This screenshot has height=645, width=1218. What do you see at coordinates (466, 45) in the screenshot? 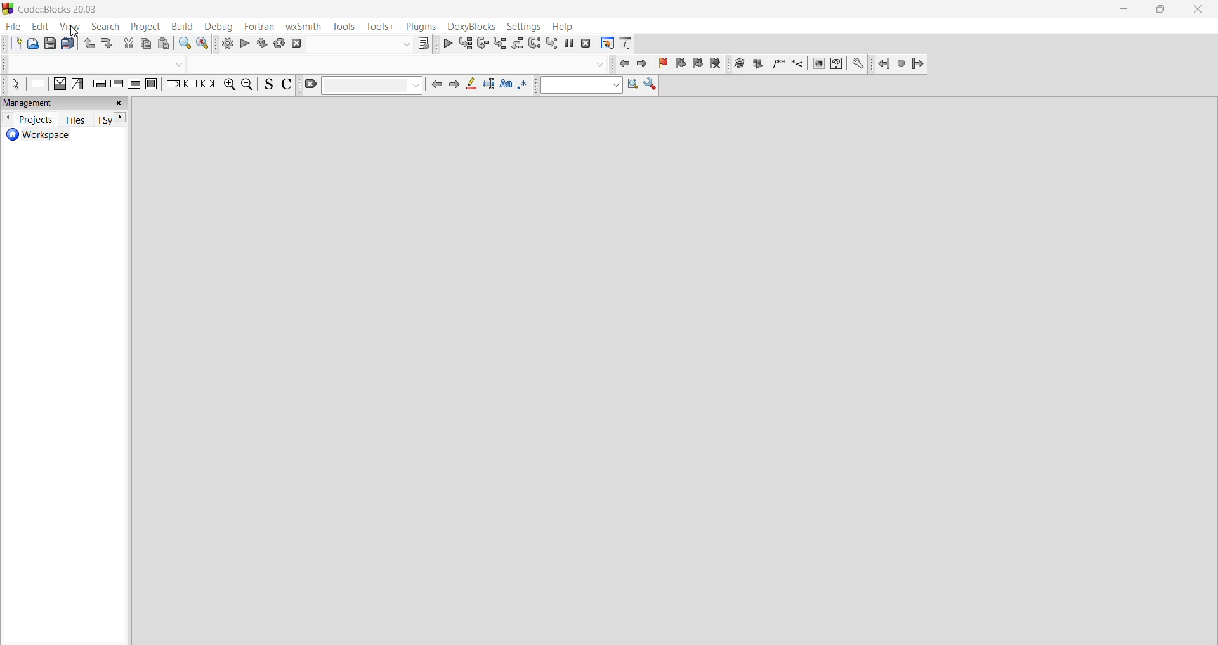
I see `run to cursor` at bounding box center [466, 45].